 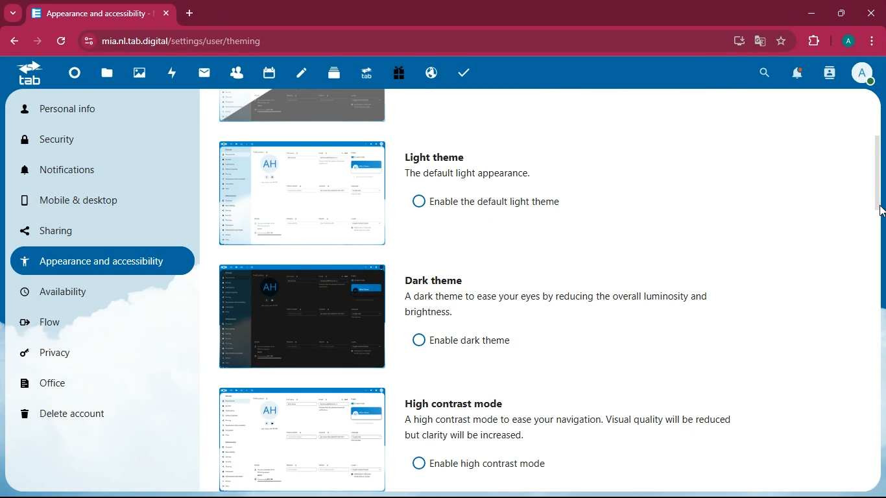 I want to click on scroll bar, so click(x=880, y=218).